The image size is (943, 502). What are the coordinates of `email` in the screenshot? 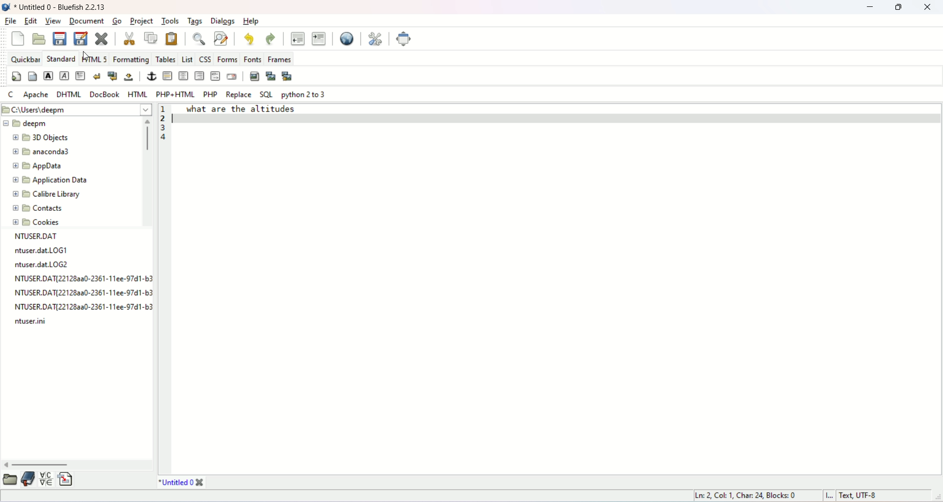 It's located at (231, 77).